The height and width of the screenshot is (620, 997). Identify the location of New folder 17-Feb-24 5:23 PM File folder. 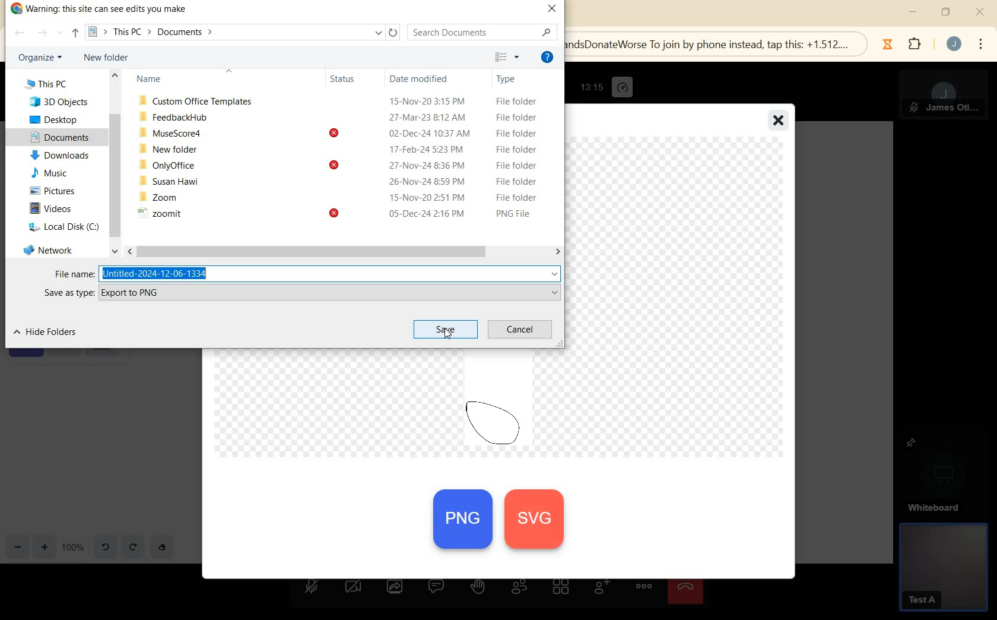
(194, 149).